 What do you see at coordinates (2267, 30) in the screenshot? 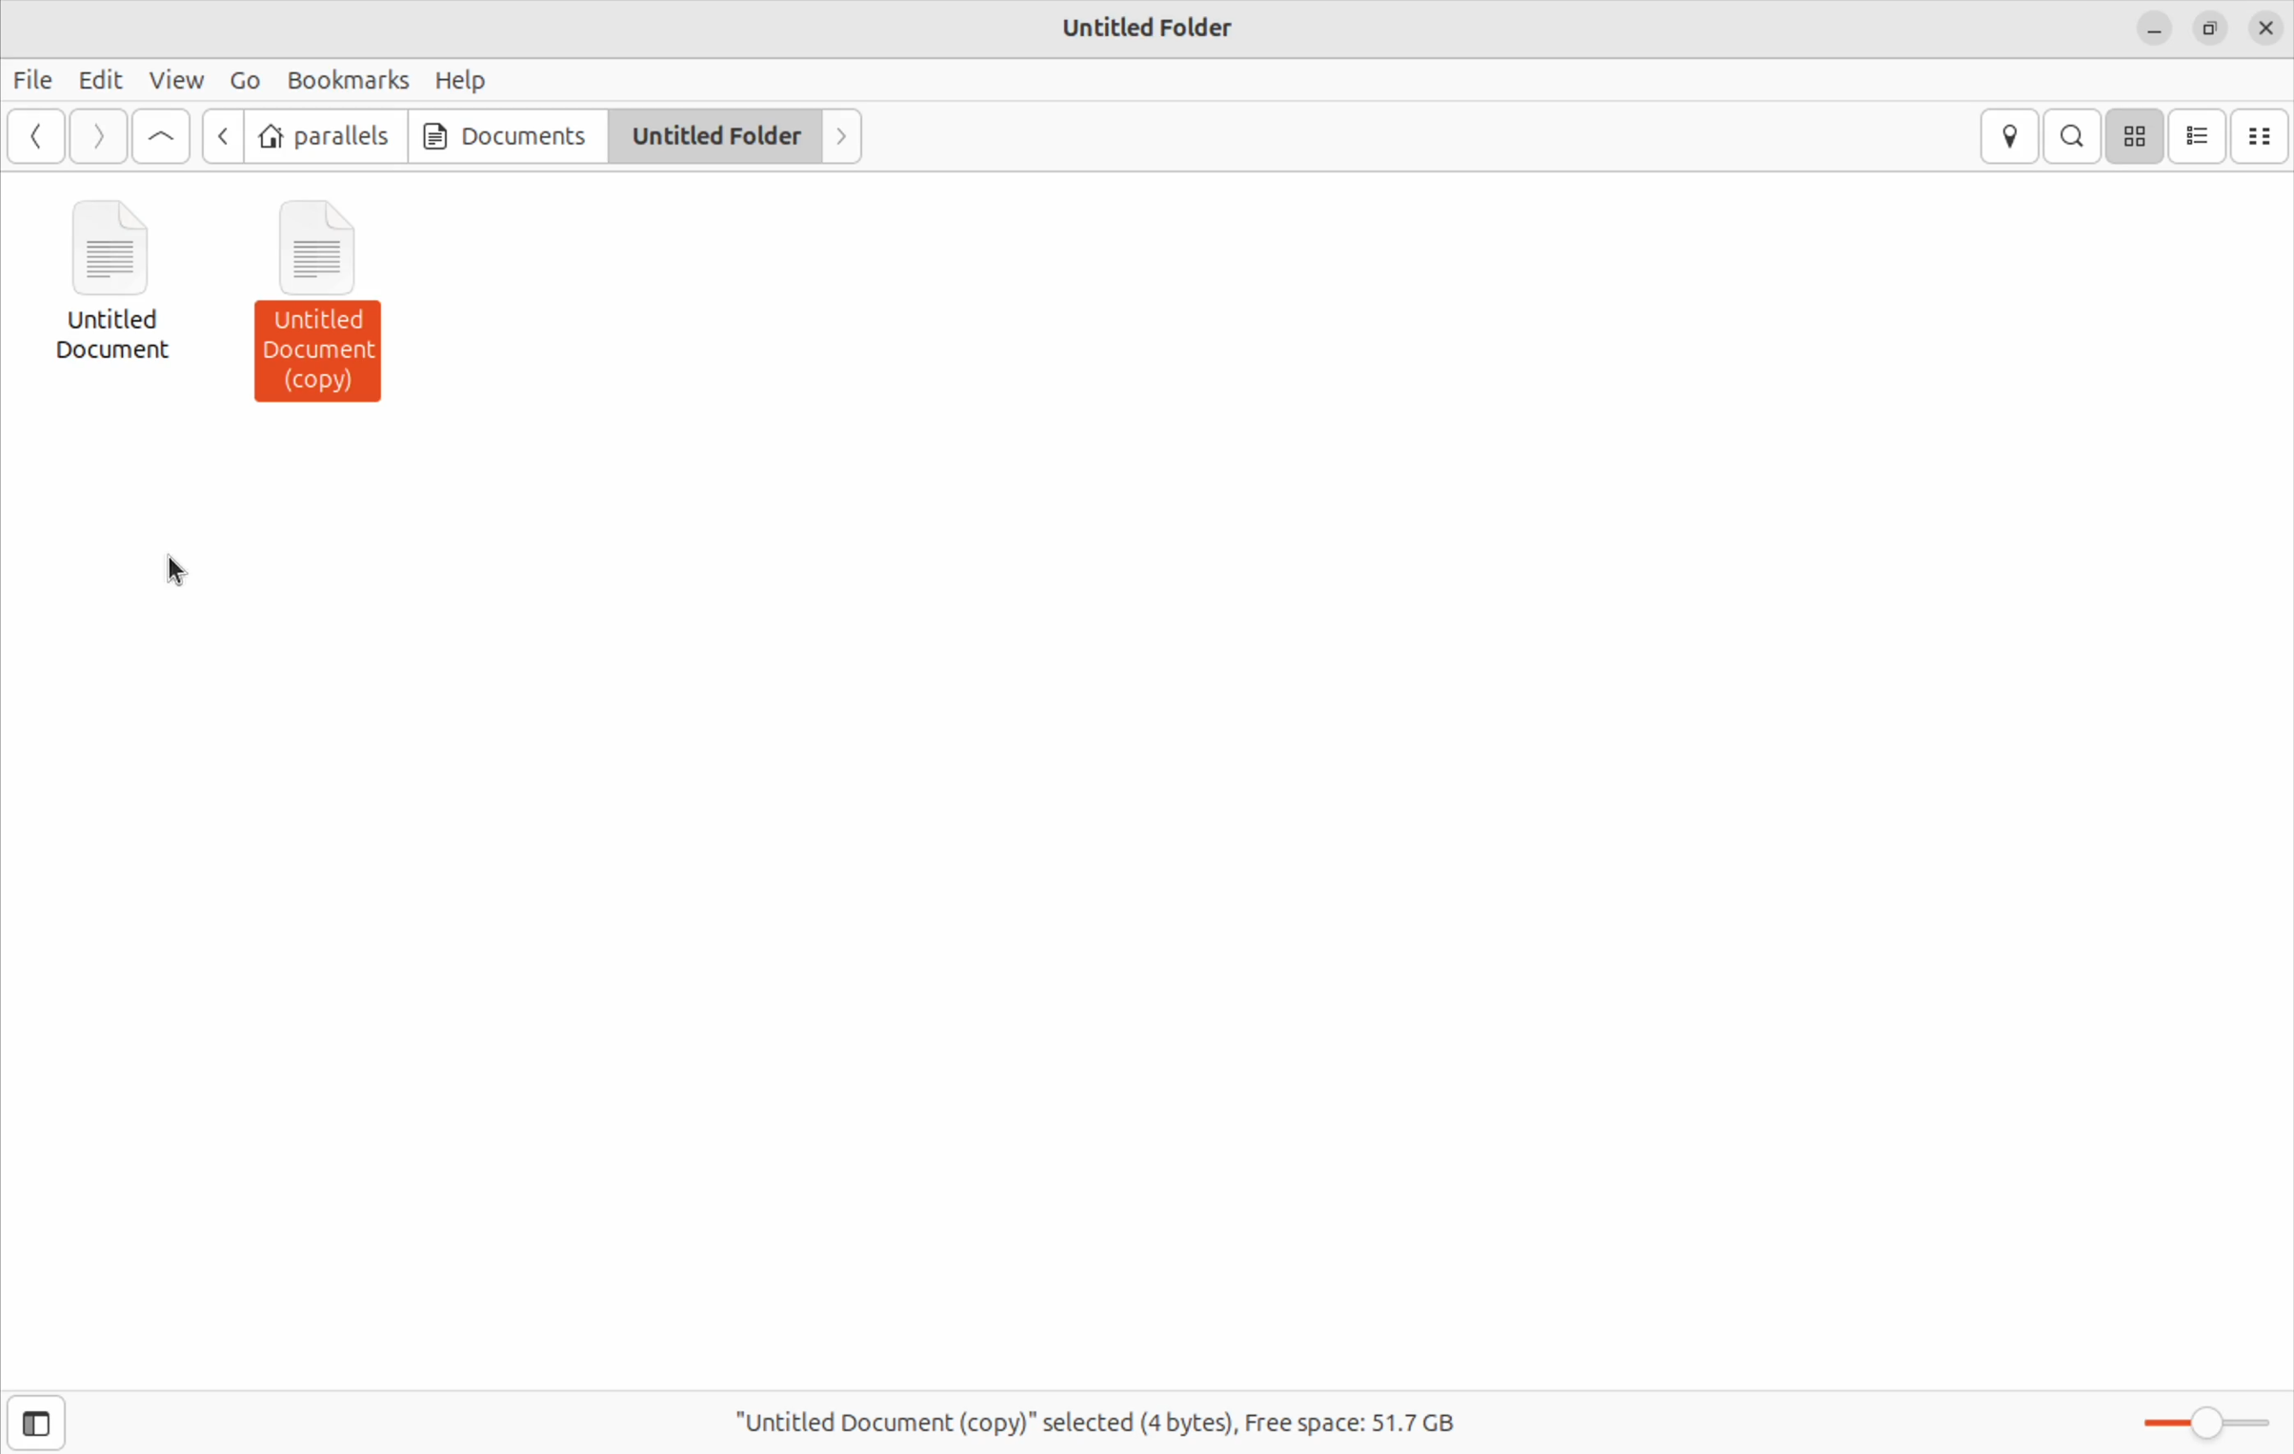
I see `close` at bounding box center [2267, 30].